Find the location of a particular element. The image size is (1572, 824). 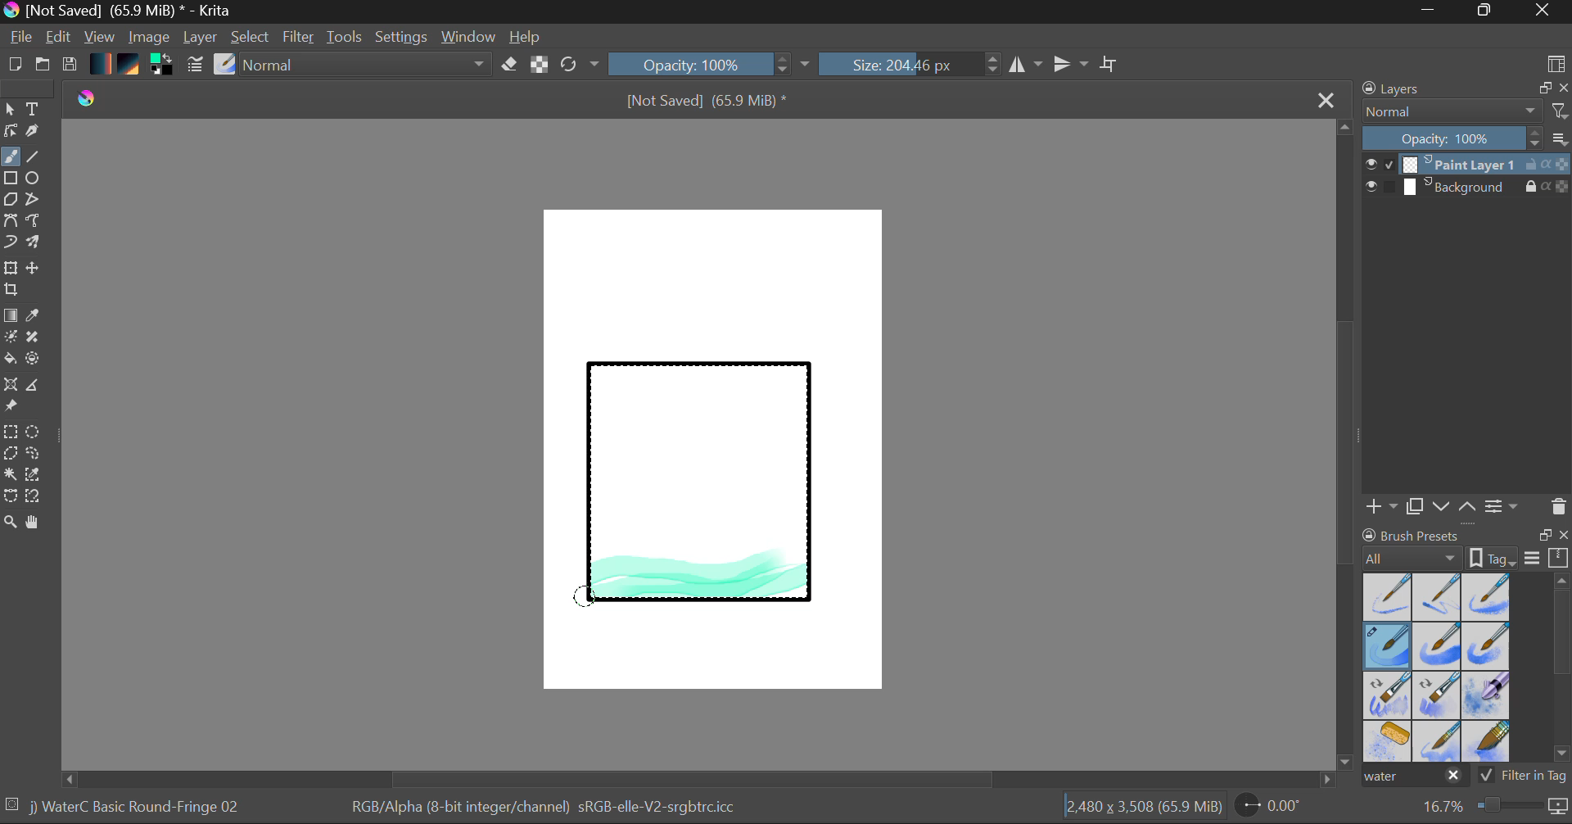

Elipses is located at coordinates (35, 179).